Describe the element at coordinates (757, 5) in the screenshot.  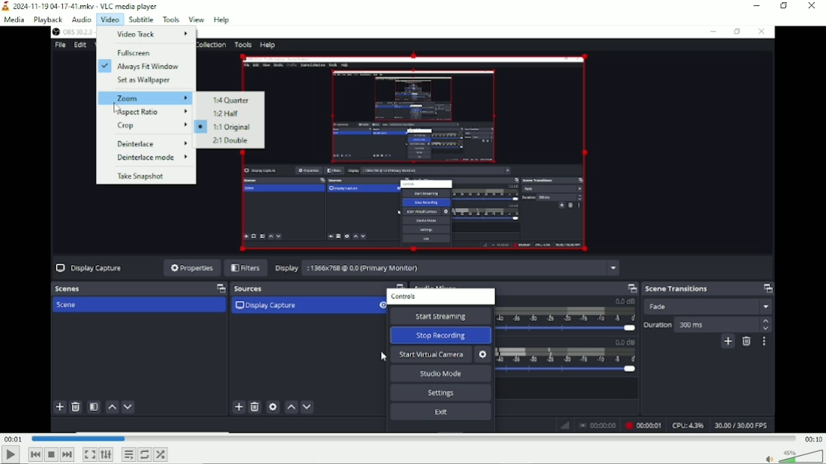
I see `Minimize` at that location.